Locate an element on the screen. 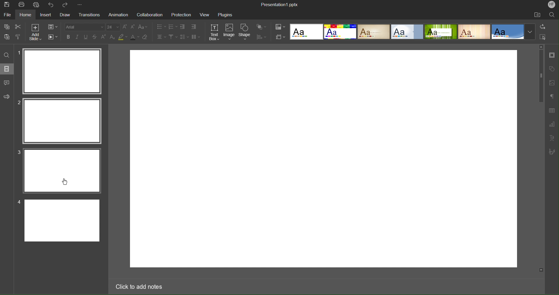  Redo is located at coordinates (66, 5).